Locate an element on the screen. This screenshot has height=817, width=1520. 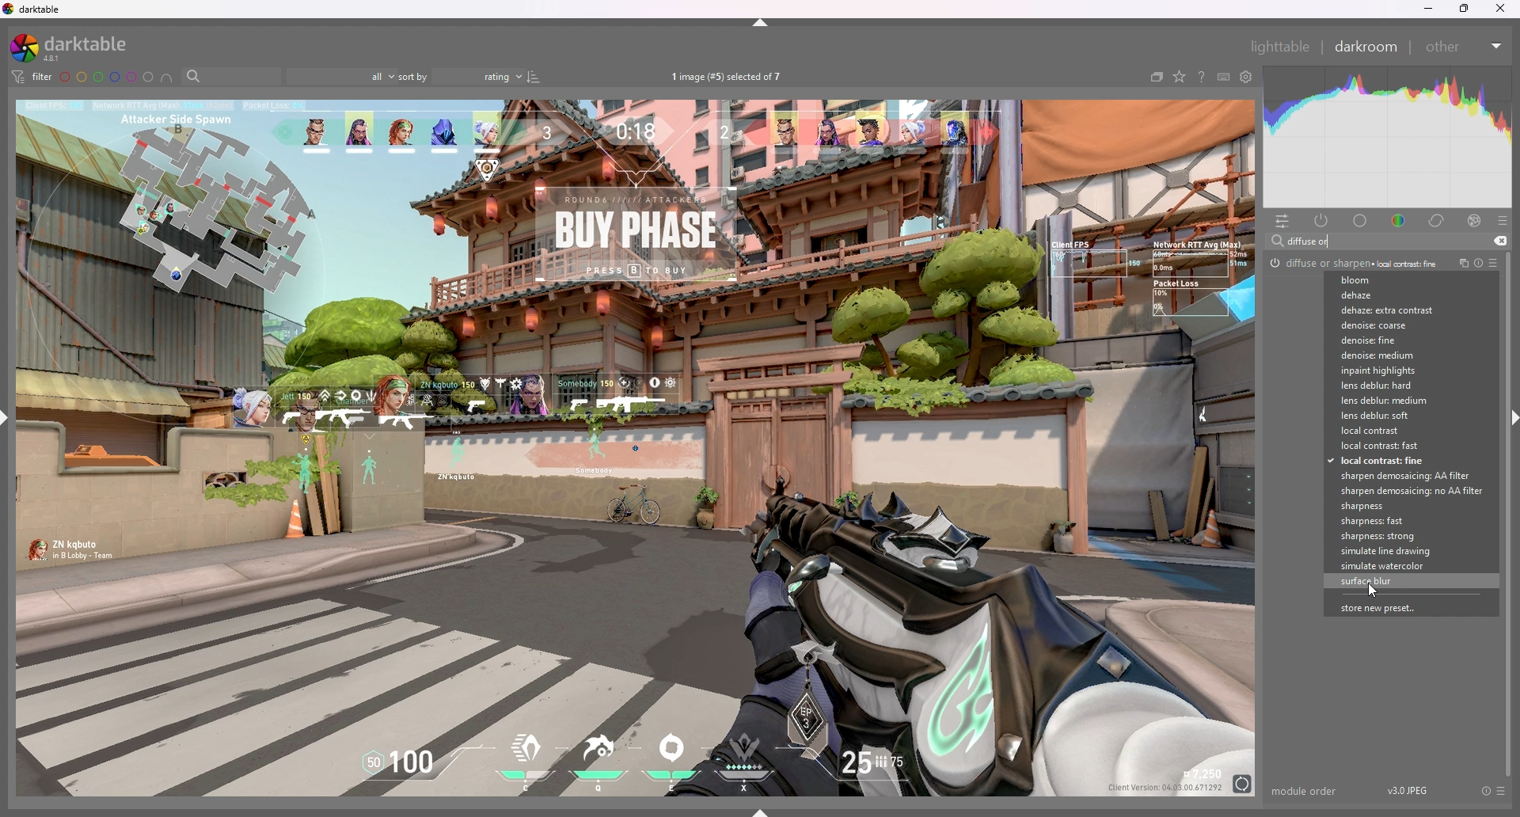
simulate watercolor is located at coordinates (1411, 566).